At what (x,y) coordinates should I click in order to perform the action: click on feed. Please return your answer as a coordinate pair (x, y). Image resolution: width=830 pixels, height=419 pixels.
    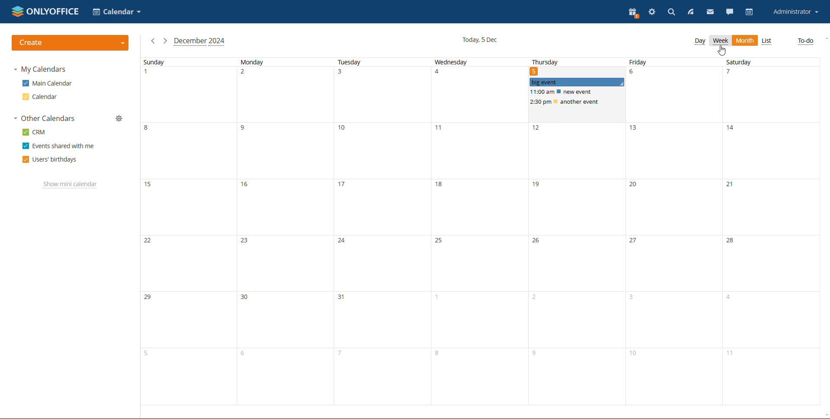
    Looking at the image, I should click on (690, 12).